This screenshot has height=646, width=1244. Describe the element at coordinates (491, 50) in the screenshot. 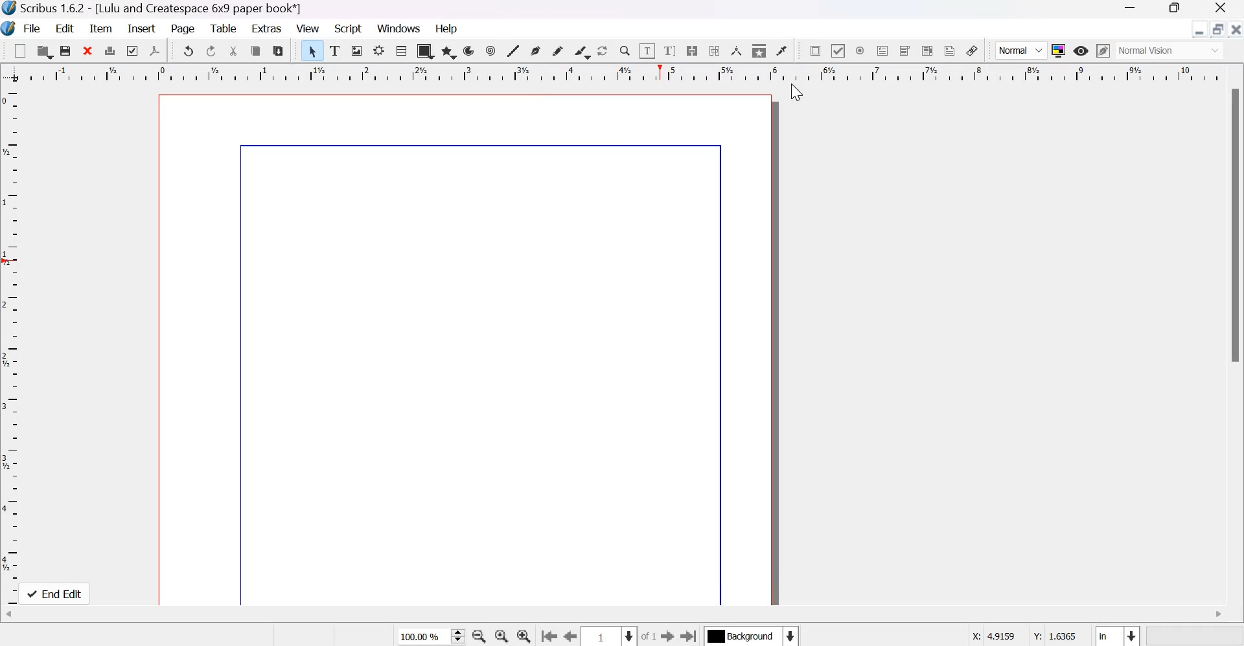

I see `spiral` at that location.